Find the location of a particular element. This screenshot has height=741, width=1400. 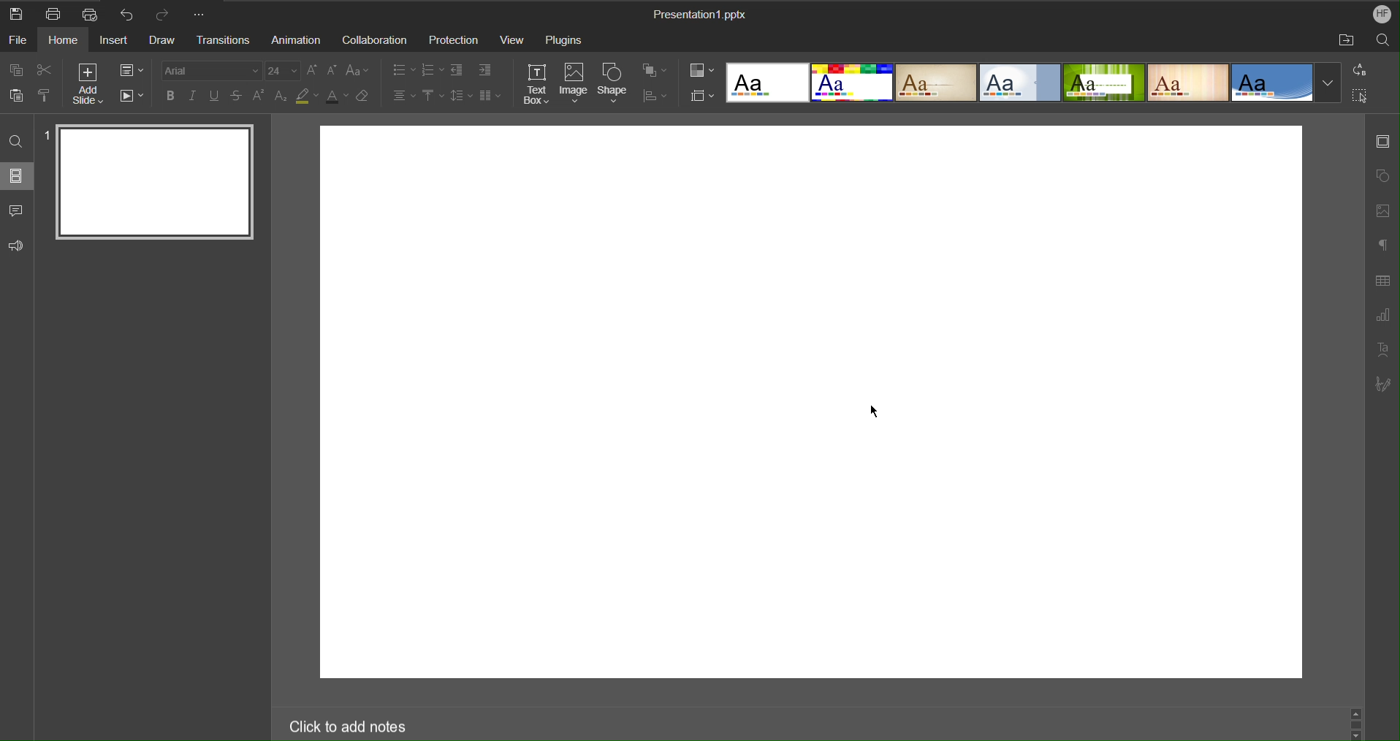

Home is located at coordinates (64, 39).